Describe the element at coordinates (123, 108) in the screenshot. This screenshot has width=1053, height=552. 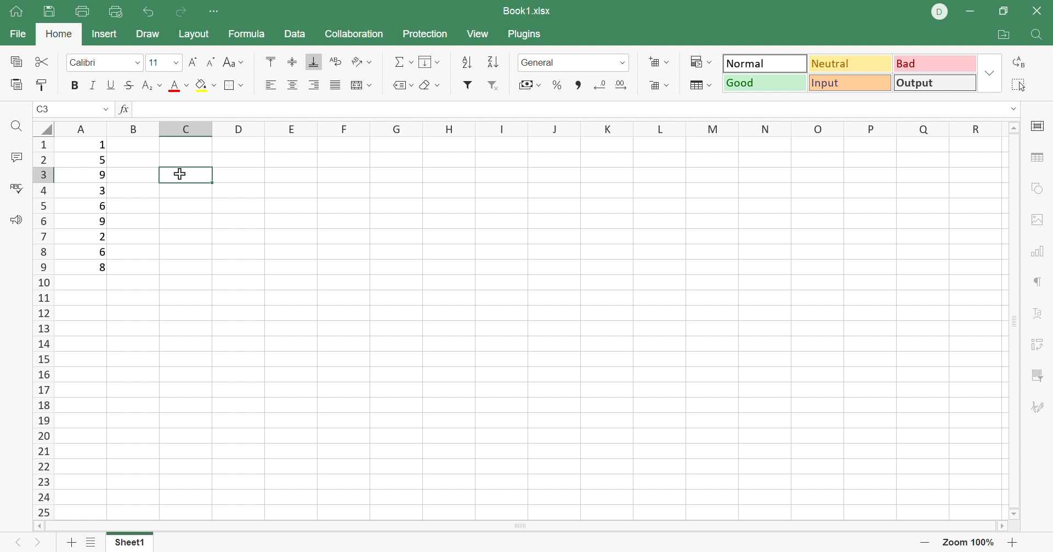
I see `fx` at that location.